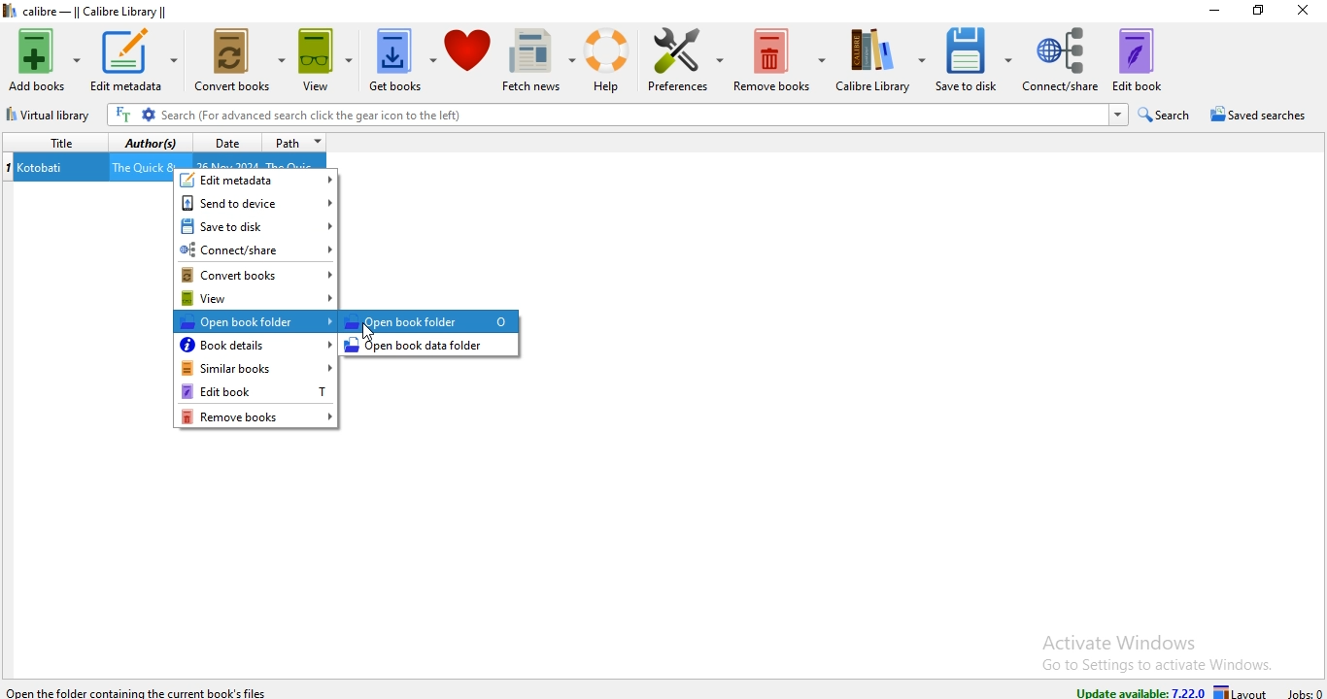  I want to click on connect/share, so click(1061, 59).